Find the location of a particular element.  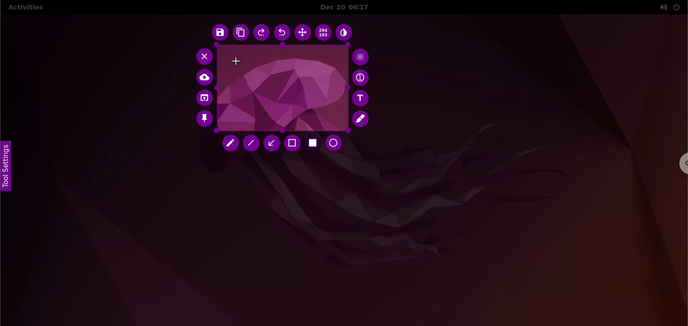

pin is located at coordinates (204, 120).